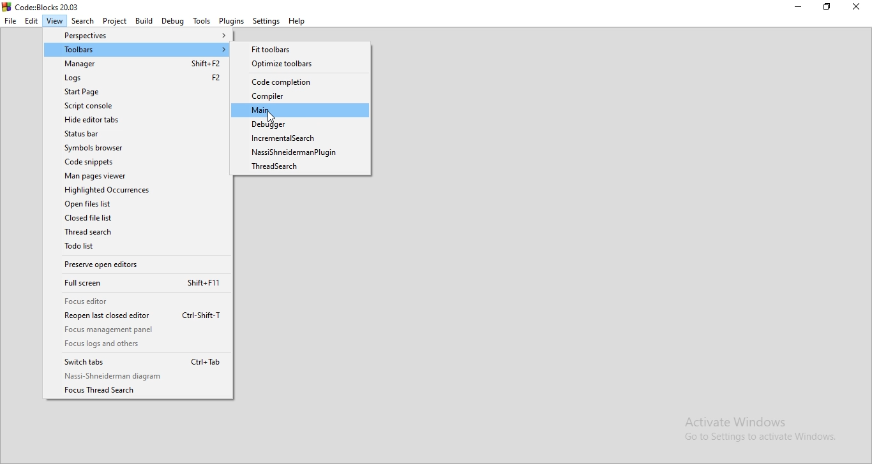 This screenshot has width=872, height=464. What do you see at coordinates (138, 36) in the screenshot?
I see `Perspectives` at bounding box center [138, 36].